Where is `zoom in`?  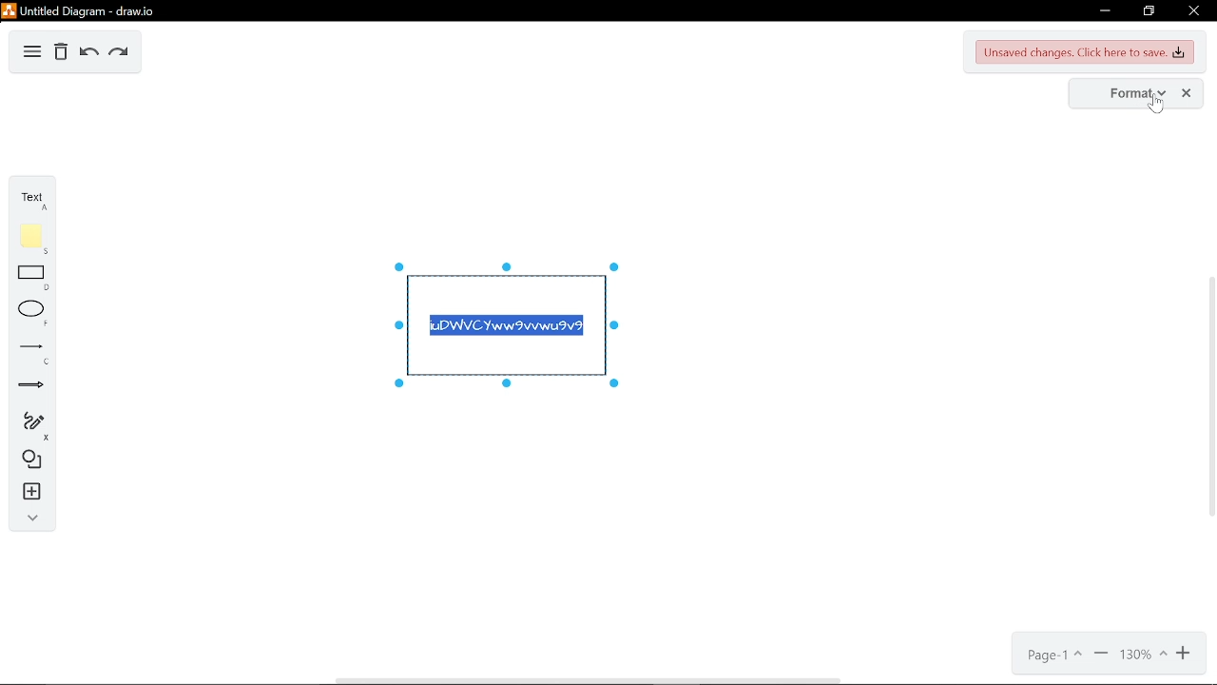 zoom in is located at coordinates (1181, 656).